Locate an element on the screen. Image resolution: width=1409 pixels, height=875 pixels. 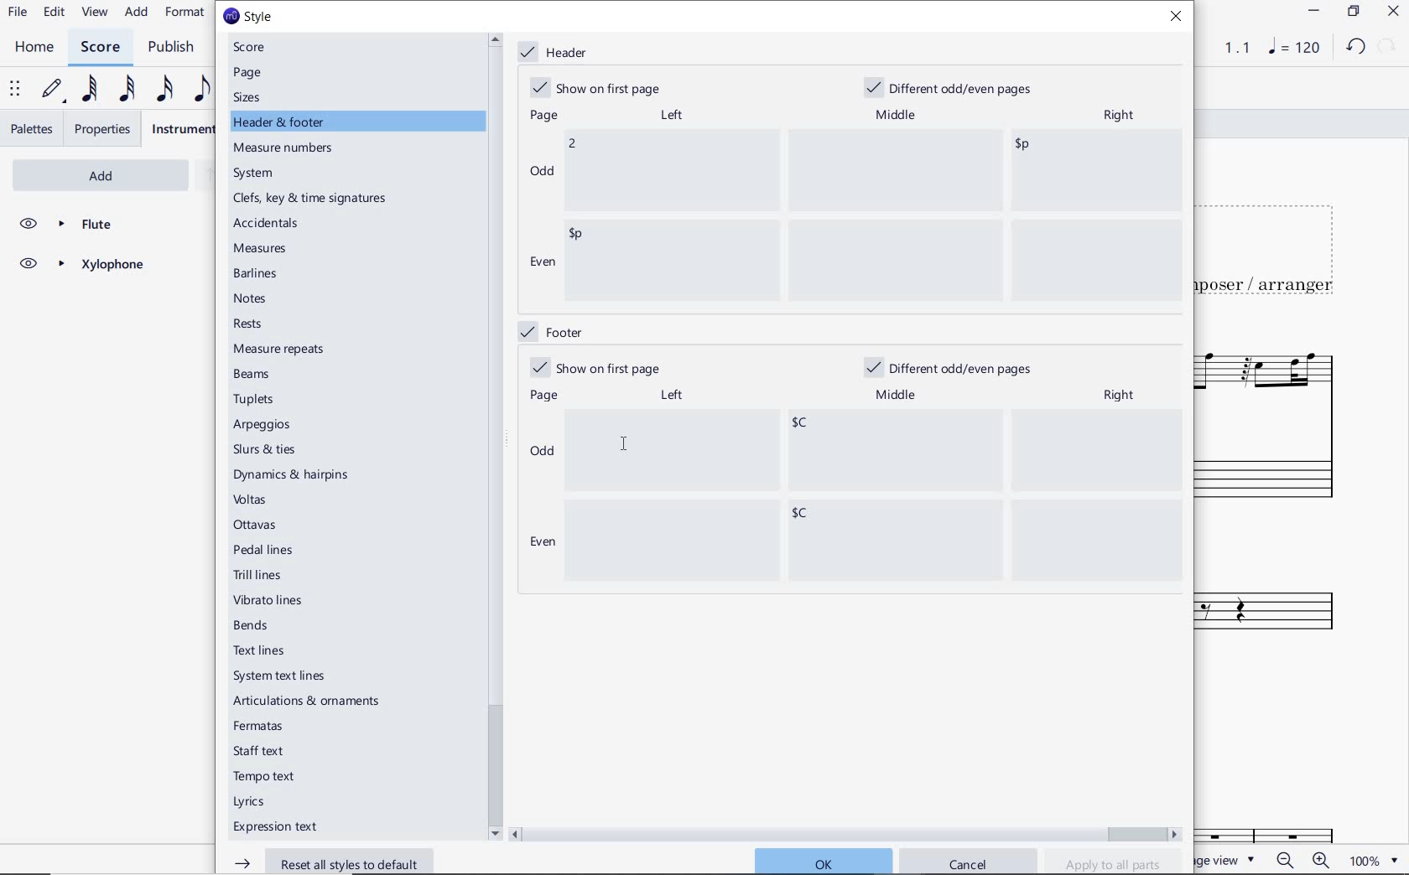
apply to all parts is located at coordinates (1114, 863).